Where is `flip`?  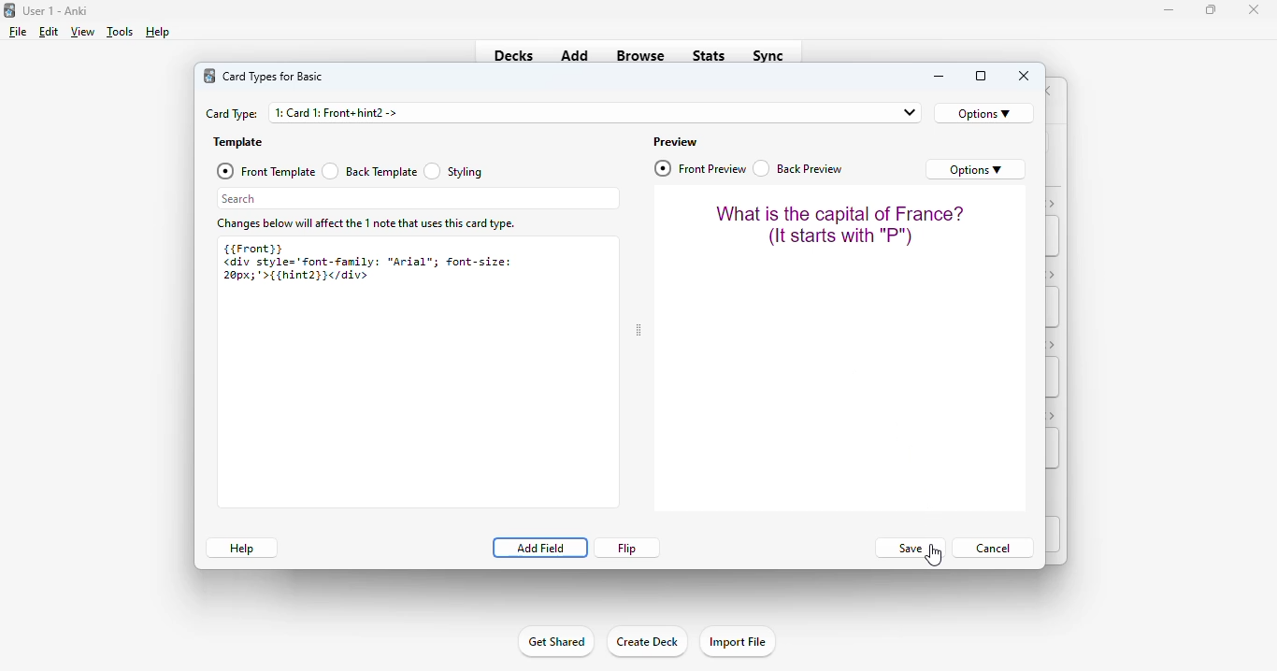
flip is located at coordinates (628, 548).